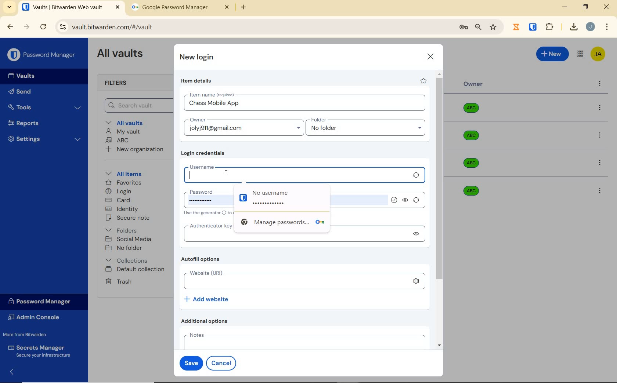 The height and width of the screenshot is (383, 617). What do you see at coordinates (125, 248) in the screenshot?
I see `No folder` at bounding box center [125, 248].